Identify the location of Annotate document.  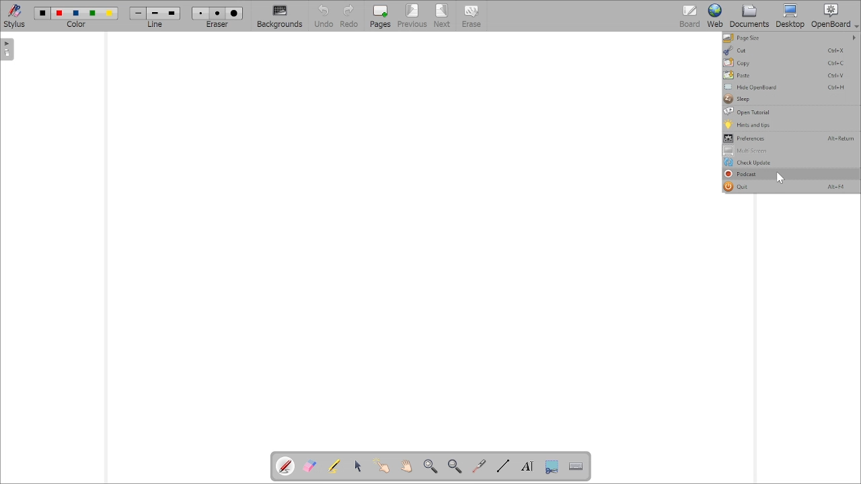
(285, 467).